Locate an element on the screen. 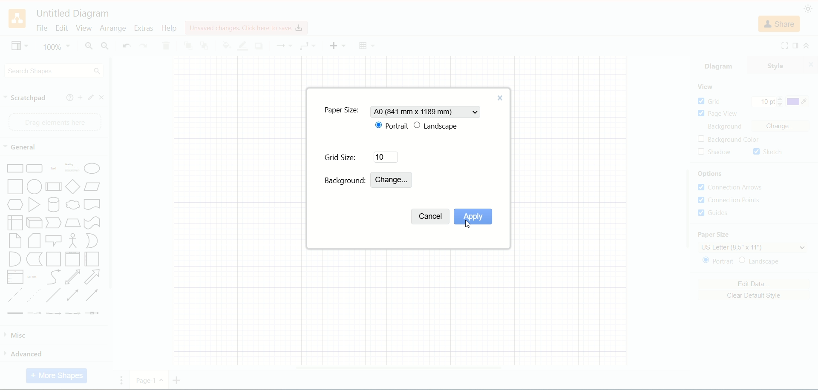  grid is located at coordinates (710, 101).